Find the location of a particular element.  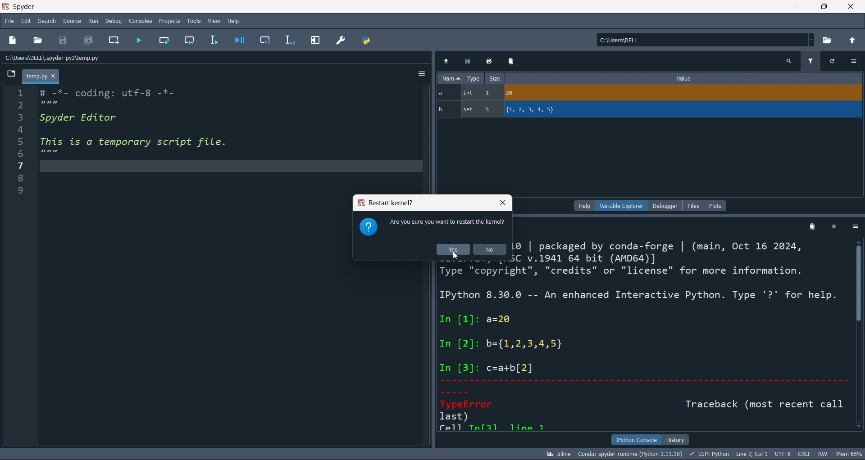

preferences is located at coordinates (341, 40).